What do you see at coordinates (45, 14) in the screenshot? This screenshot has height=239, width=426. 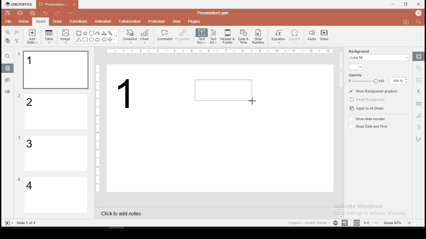 I see `undo` at bounding box center [45, 14].